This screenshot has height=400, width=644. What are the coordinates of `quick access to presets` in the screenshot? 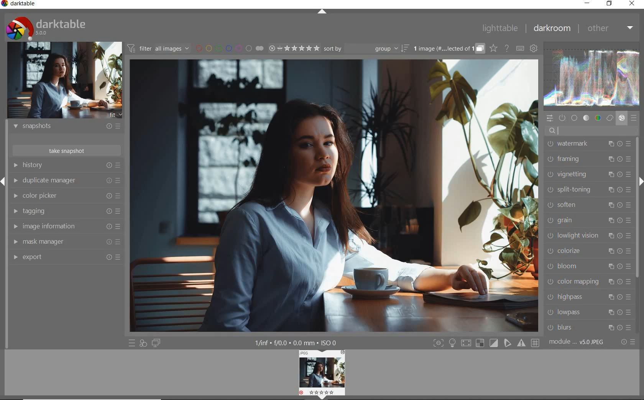 It's located at (132, 343).